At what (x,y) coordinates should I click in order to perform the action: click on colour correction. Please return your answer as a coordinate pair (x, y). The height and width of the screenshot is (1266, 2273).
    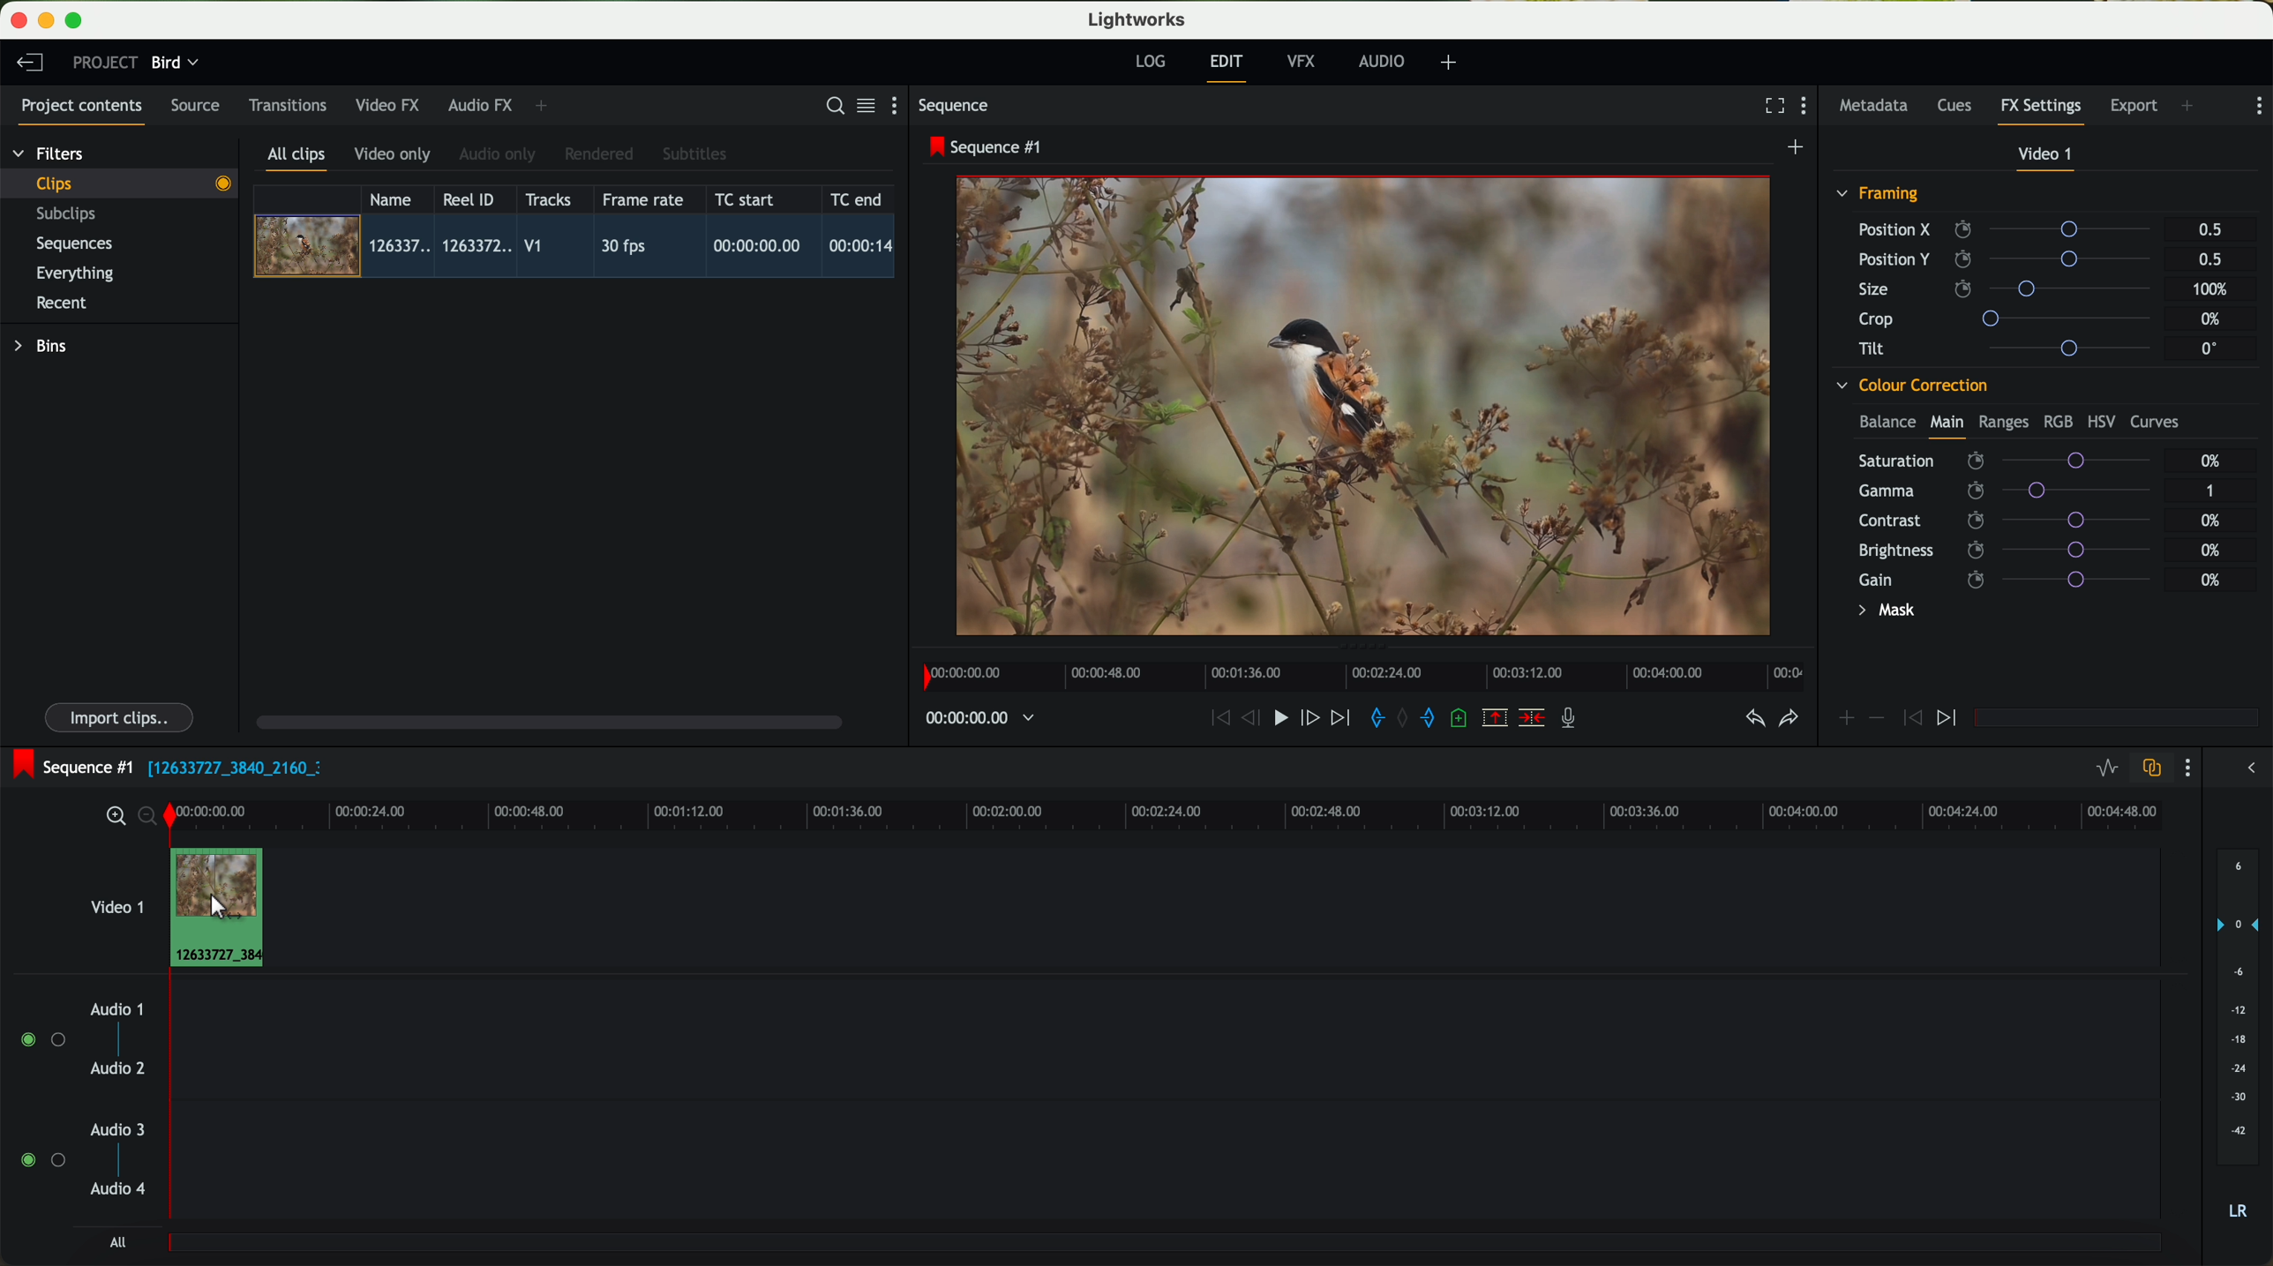
    Looking at the image, I should click on (1910, 386).